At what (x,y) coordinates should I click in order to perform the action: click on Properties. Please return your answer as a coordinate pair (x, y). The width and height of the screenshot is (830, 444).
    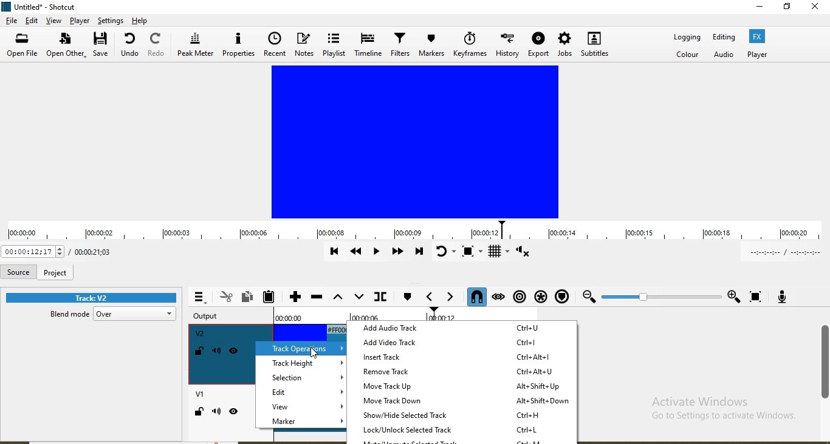
    Looking at the image, I should click on (238, 45).